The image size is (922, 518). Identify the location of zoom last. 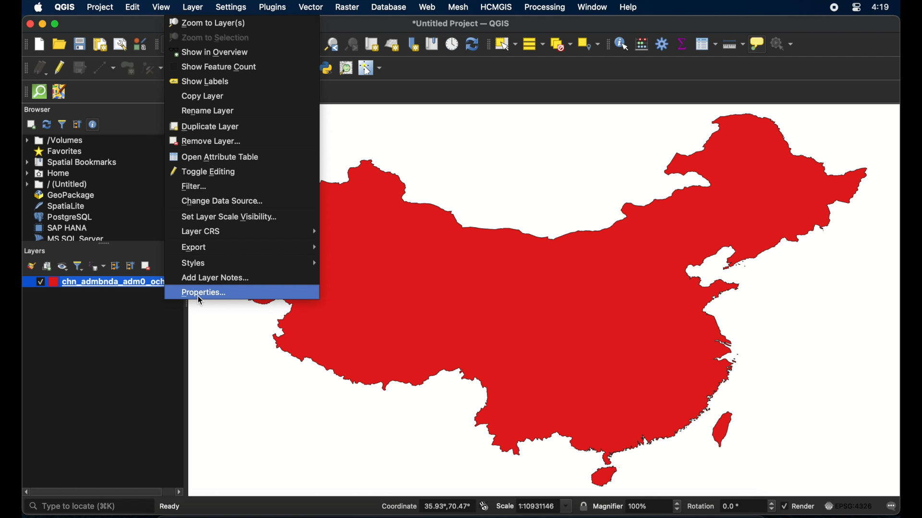
(352, 44).